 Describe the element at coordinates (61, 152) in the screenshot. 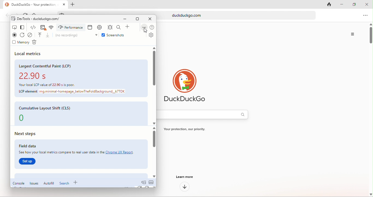

I see `See how your local metrics compare to real user data in the` at that location.